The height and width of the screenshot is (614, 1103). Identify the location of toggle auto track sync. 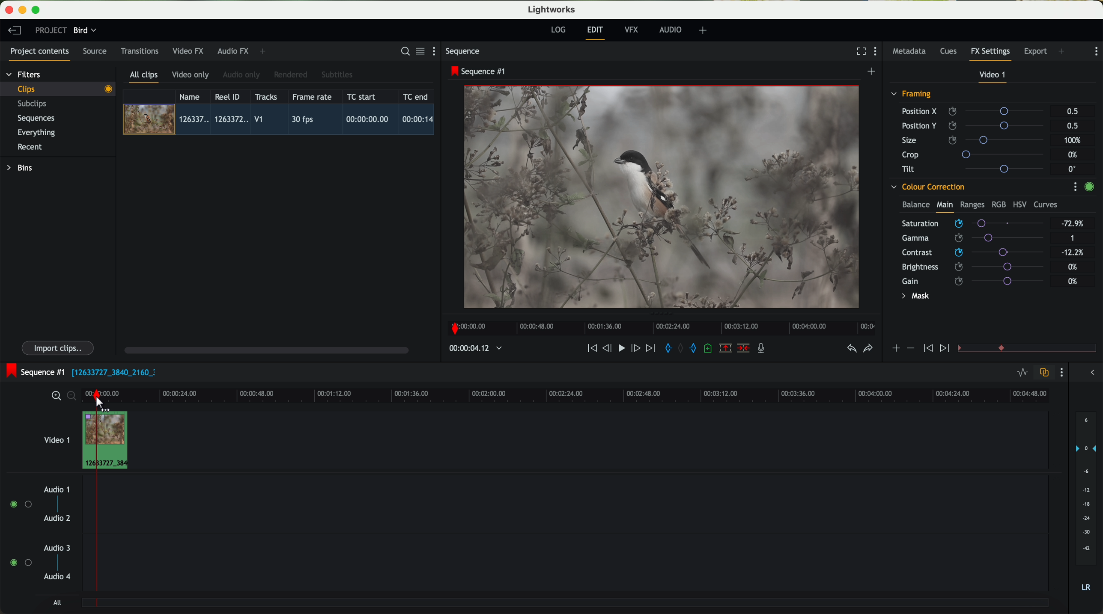
(1042, 373).